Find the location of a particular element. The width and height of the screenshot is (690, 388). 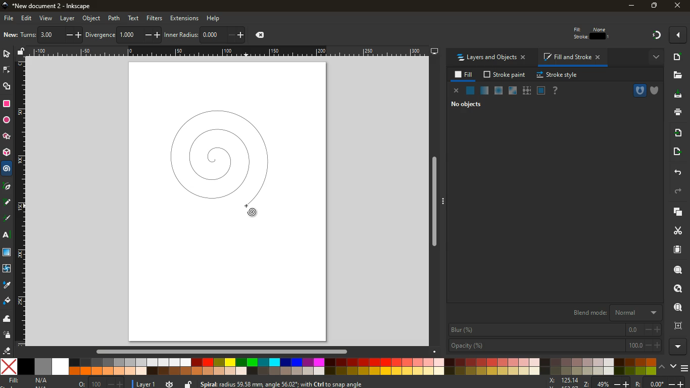

drop is located at coordinates (7, 286).